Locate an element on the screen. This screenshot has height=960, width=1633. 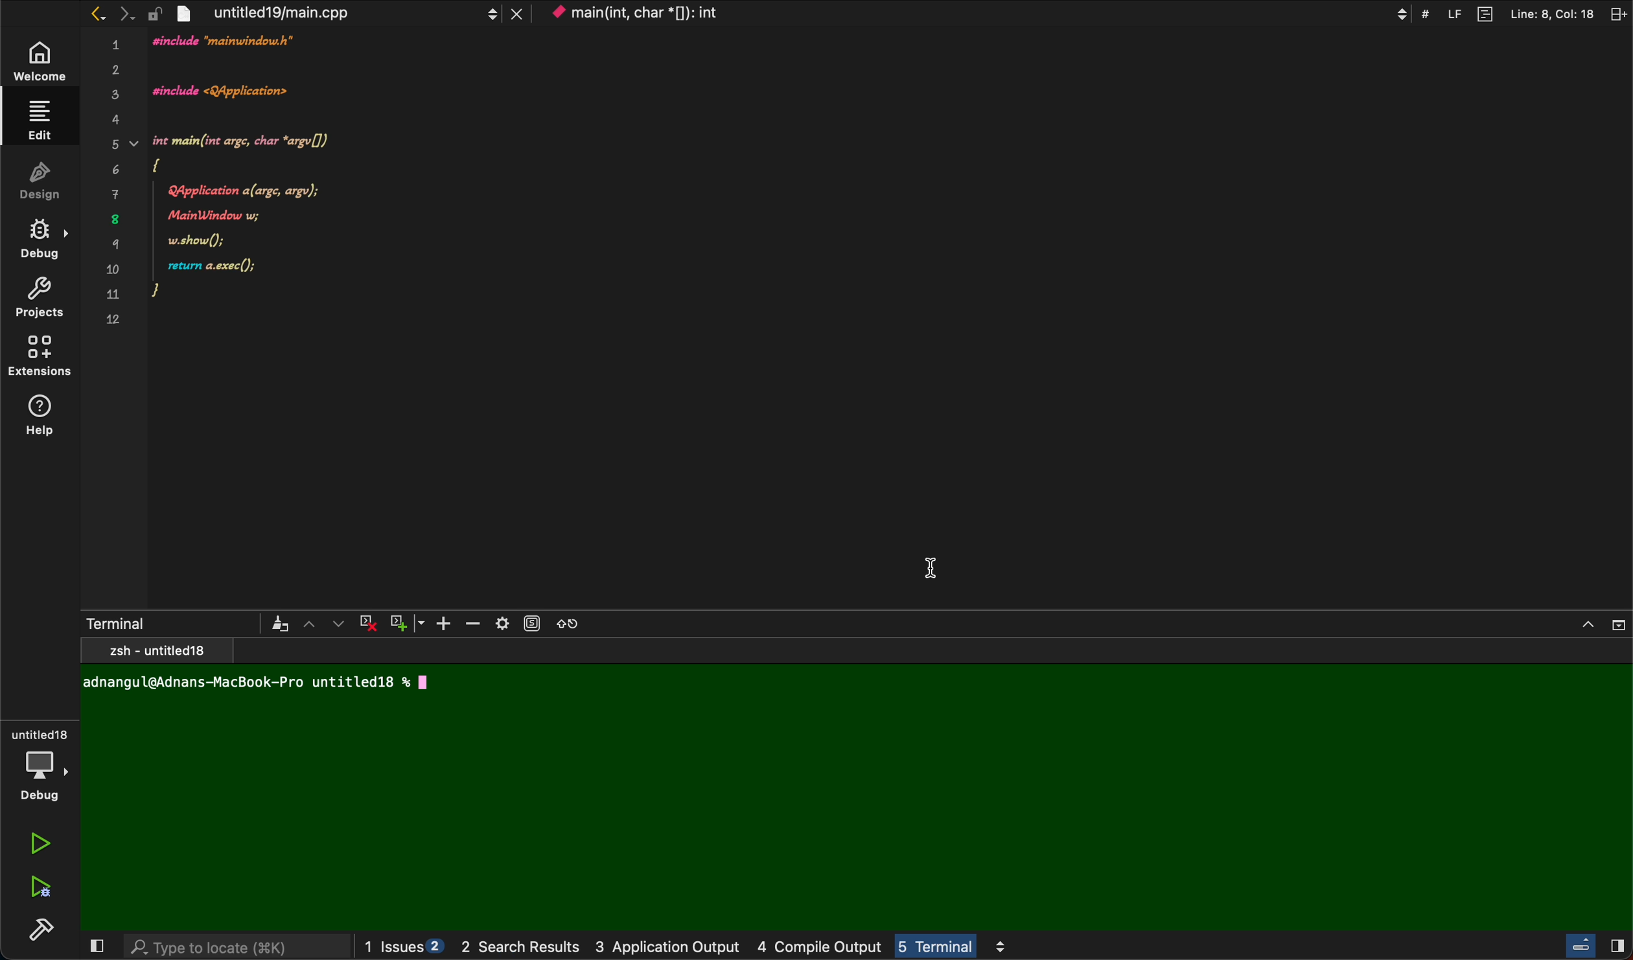
terminal is located at coordinates (184, 623).